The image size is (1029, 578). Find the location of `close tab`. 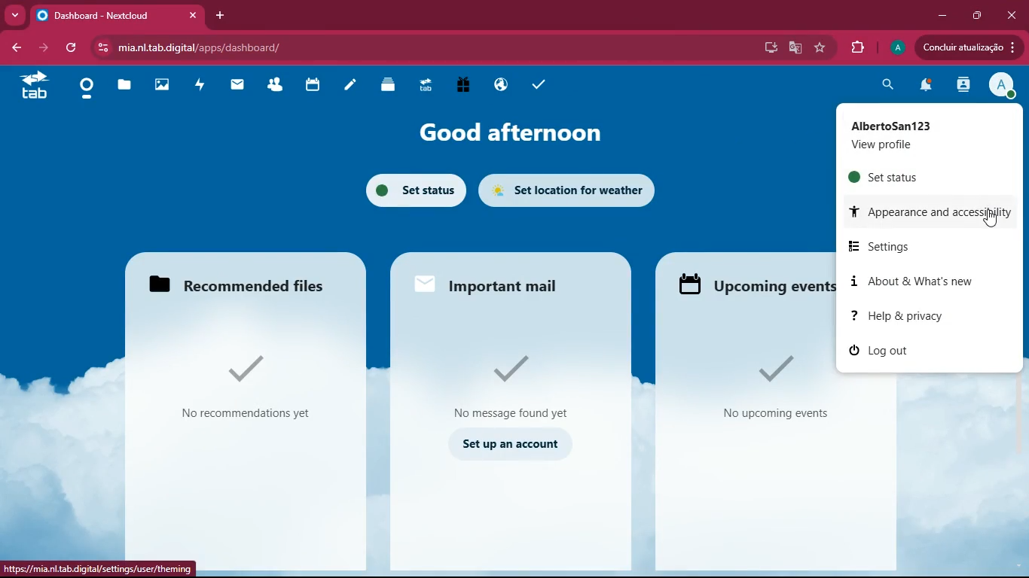

close tab is located at coordinates (194, 14).